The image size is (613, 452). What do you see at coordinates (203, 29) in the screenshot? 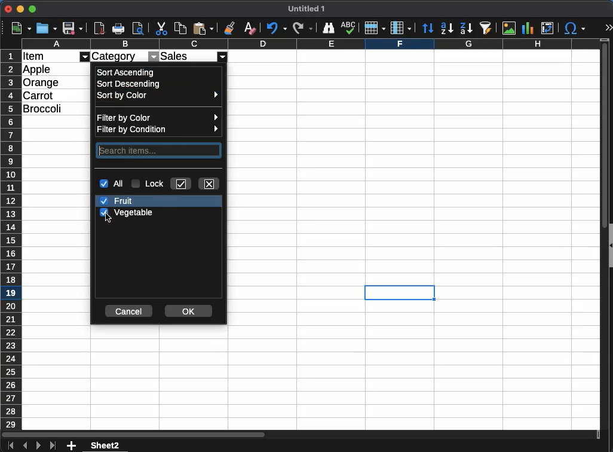
I see `paste` at bounding box center [203, 29].